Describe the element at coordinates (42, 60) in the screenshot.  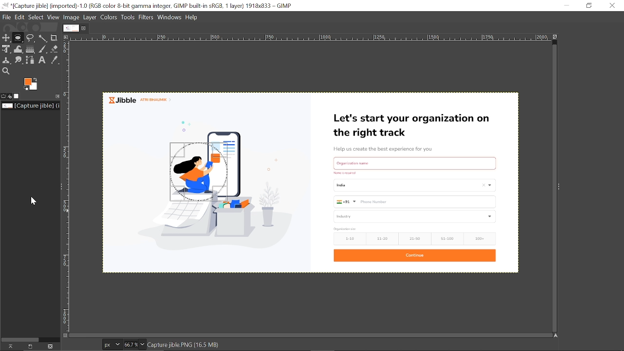
I see `Text tool` at that location.